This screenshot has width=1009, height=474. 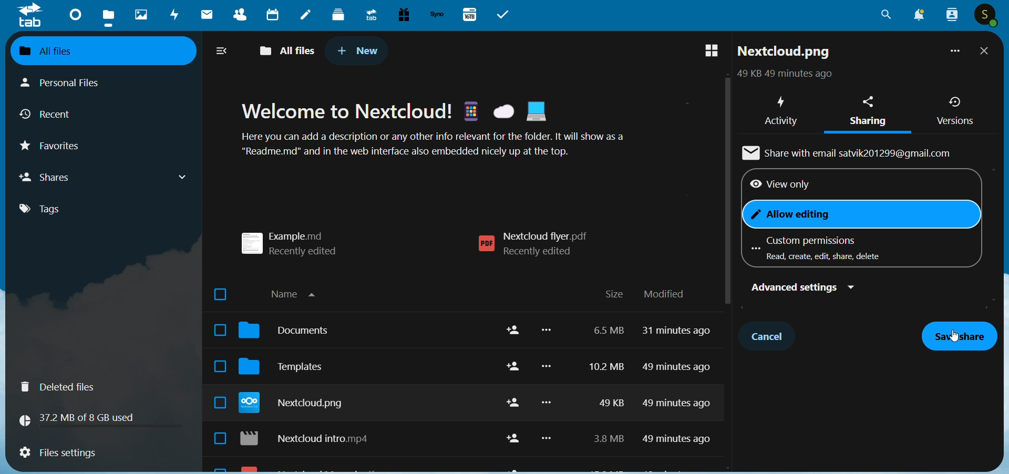 What do you see at coordinates (614, 295) in the screenshot?
I see `size` at bounding box center [614, 295].